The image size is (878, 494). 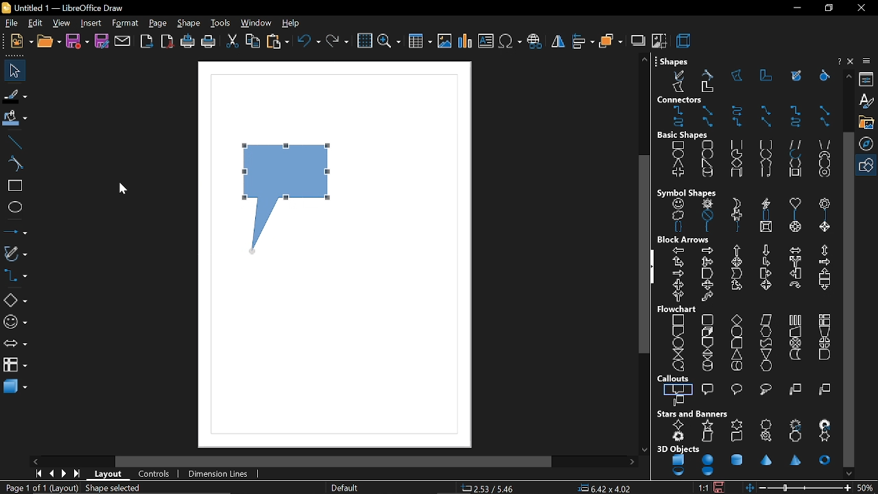 I want to click on flowchart, so click(x=15, y=365).